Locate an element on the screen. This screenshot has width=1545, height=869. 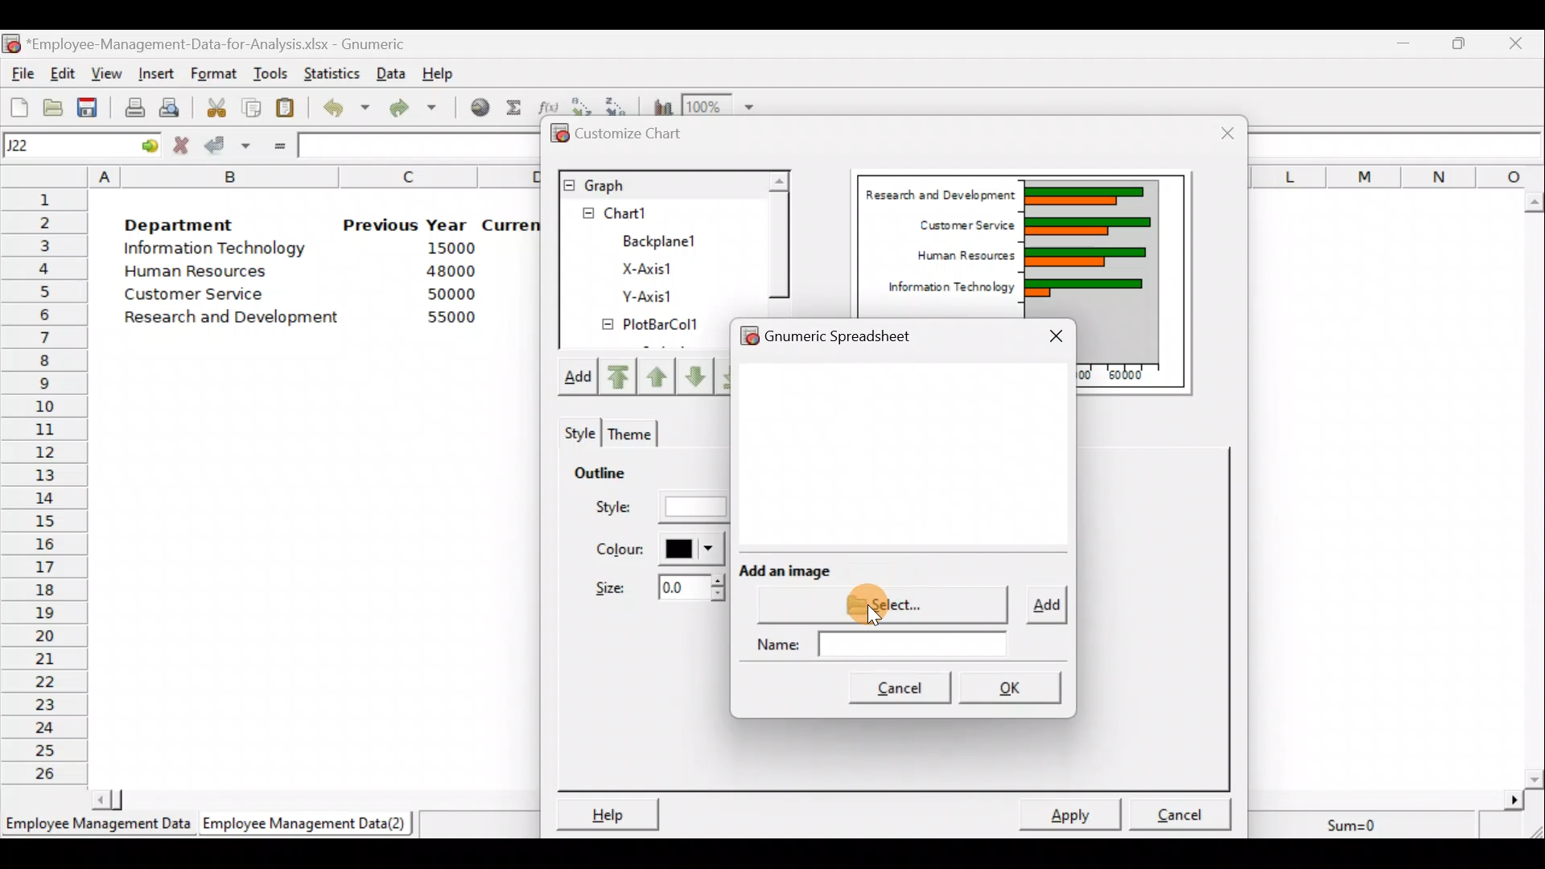
Edit is located at coordinates (64, 72).